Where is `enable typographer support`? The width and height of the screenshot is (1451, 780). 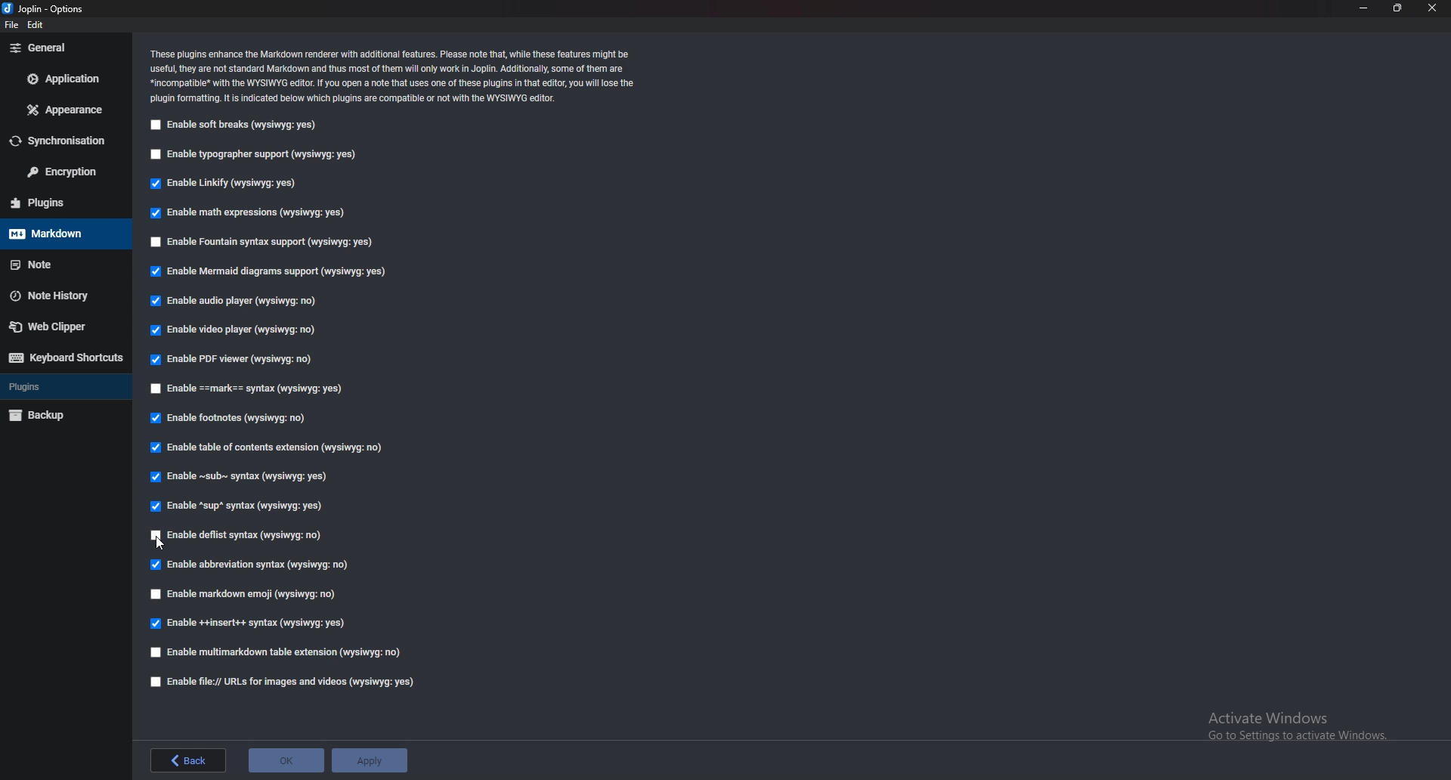 enable typographer support is located at coordinates (258, 154).